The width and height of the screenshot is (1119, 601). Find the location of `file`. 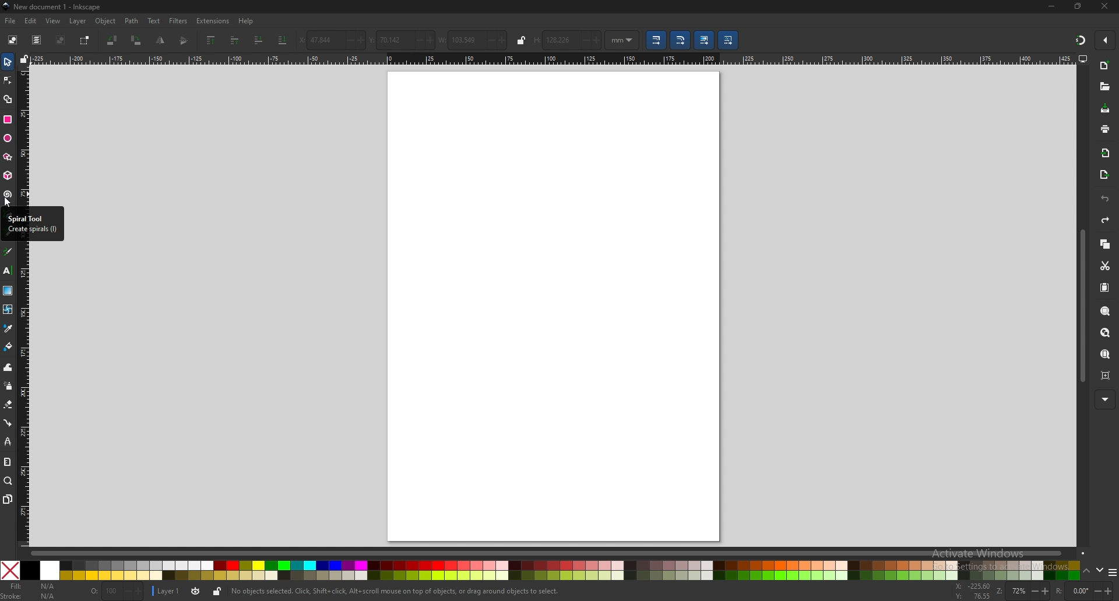

file is located at coordinates (10, 22).